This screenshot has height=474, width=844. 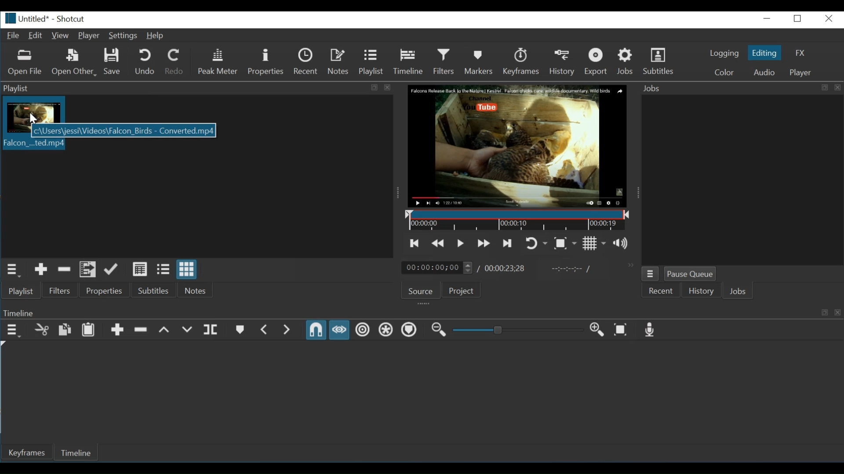 I want to click on logging, so click(x=724, y=54).